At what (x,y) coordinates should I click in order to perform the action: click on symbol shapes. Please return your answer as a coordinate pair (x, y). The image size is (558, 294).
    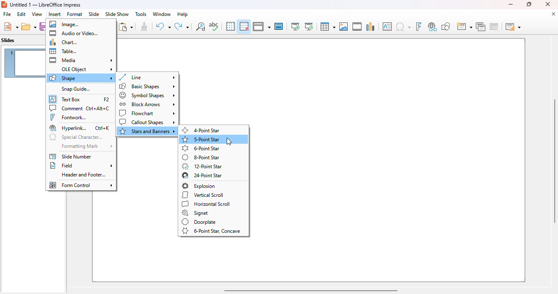
    Looking at the image, I should click on (147, 95).